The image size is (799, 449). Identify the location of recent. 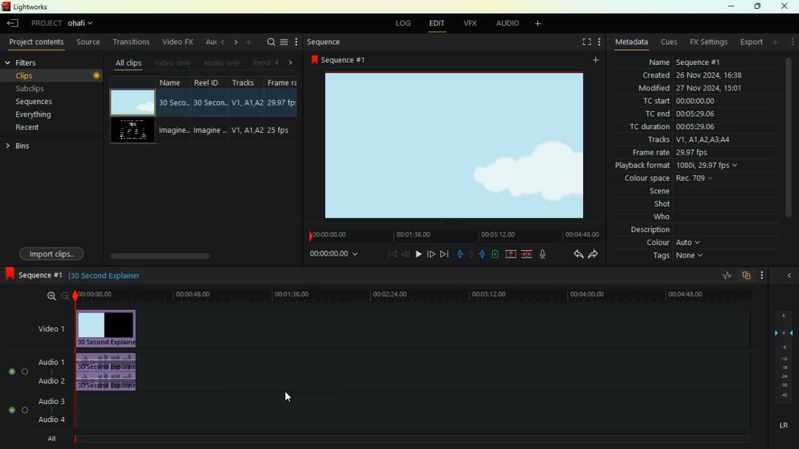
(35, 128).